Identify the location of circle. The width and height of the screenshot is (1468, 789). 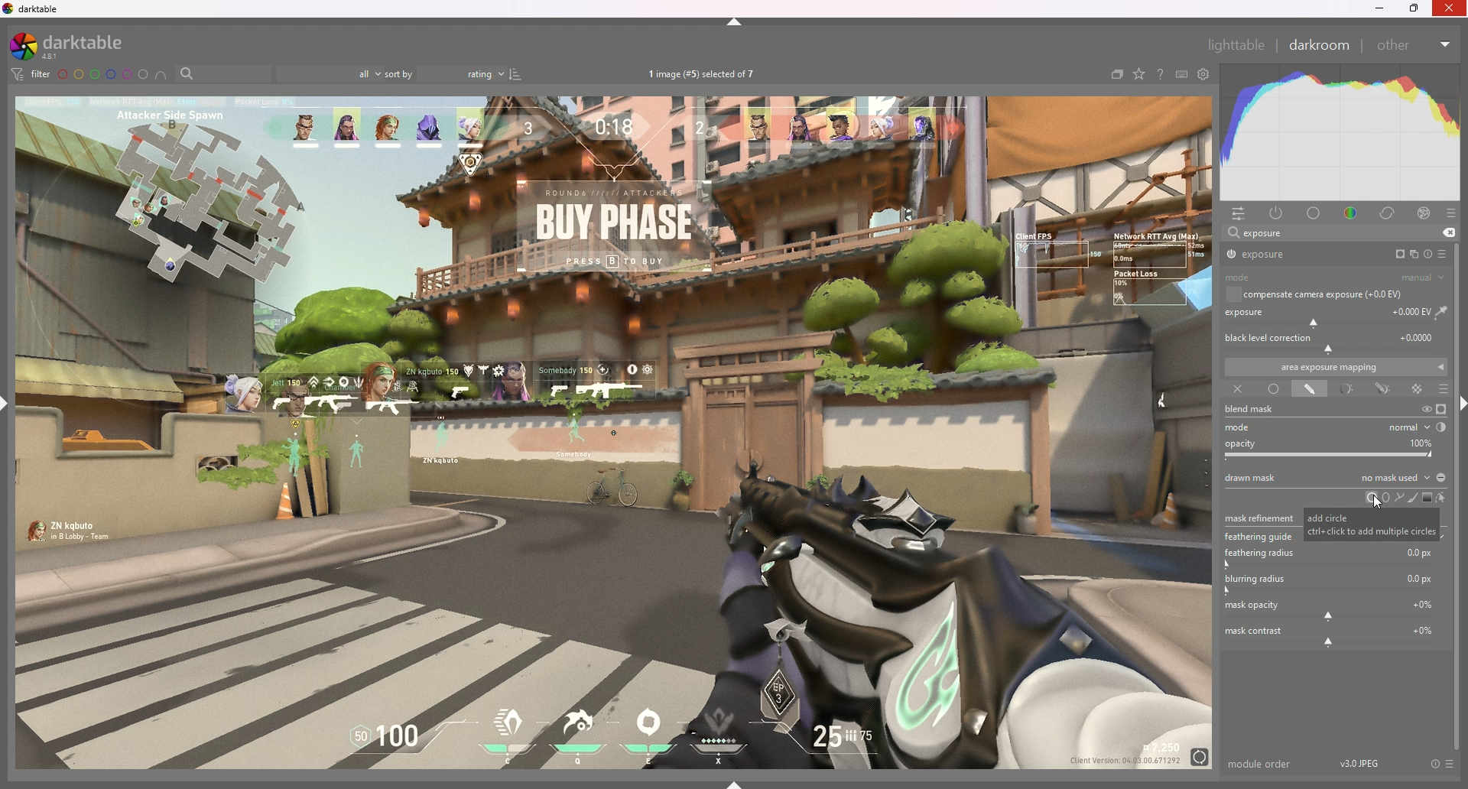
(1369, 498).